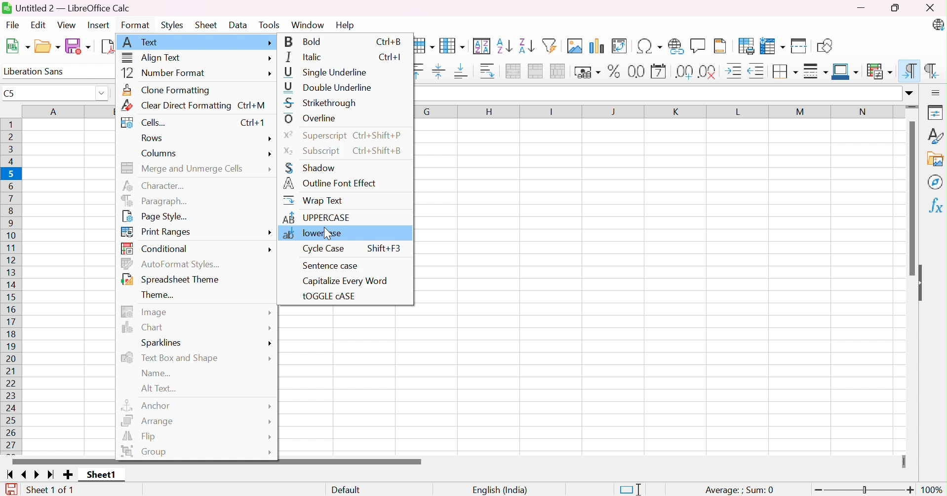  I want to click on More, so click(270, 312).